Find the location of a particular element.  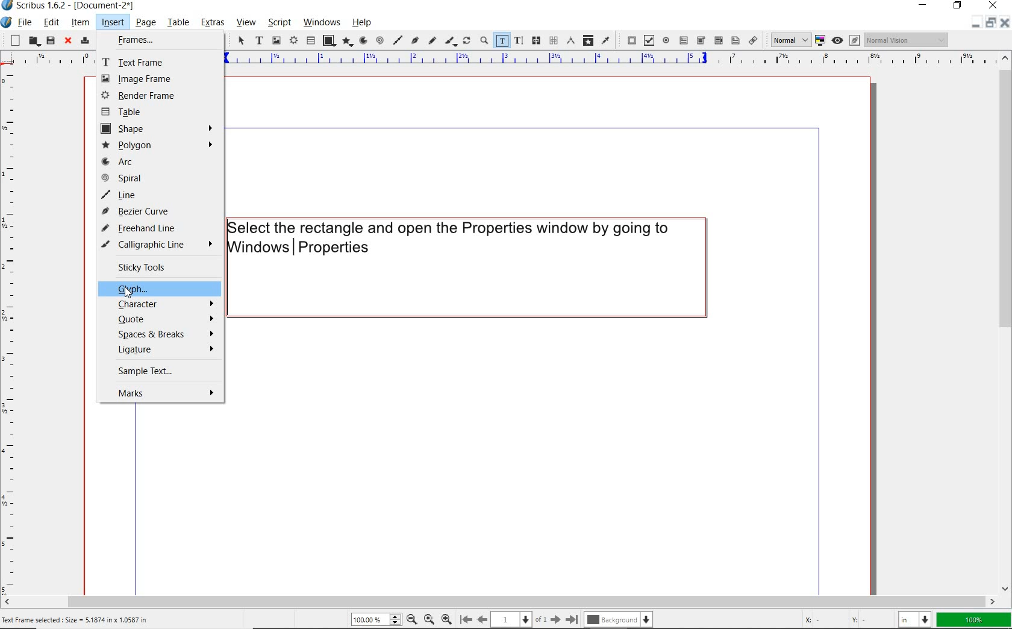

close is located at coordinates (1006, 22).